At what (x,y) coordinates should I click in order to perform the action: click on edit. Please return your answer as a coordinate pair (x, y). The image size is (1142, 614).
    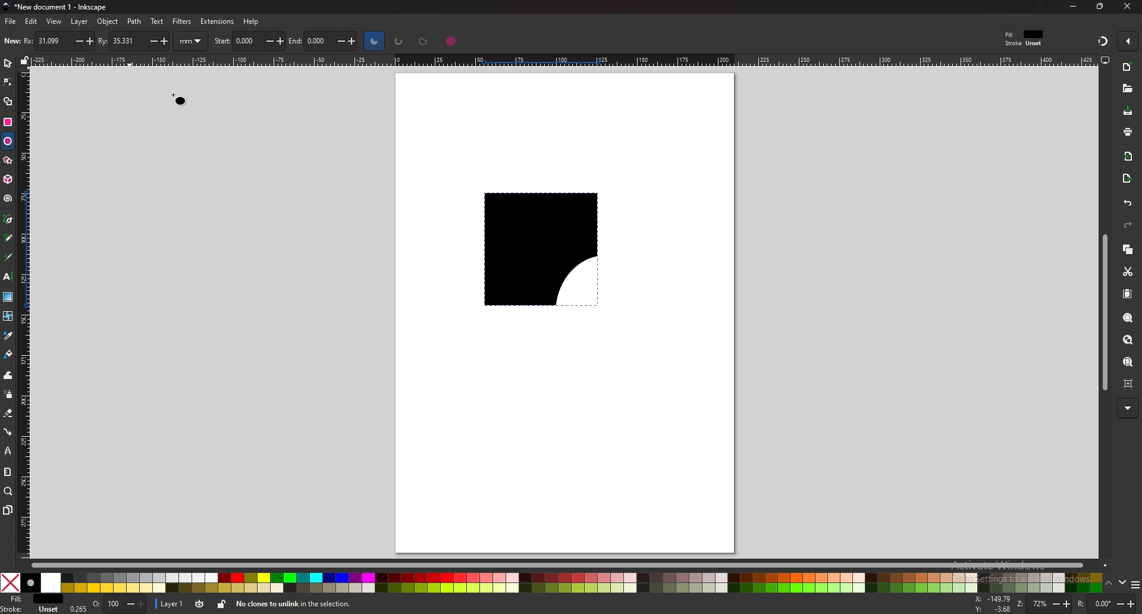
    Looking at the image, I should click on (32, 22).